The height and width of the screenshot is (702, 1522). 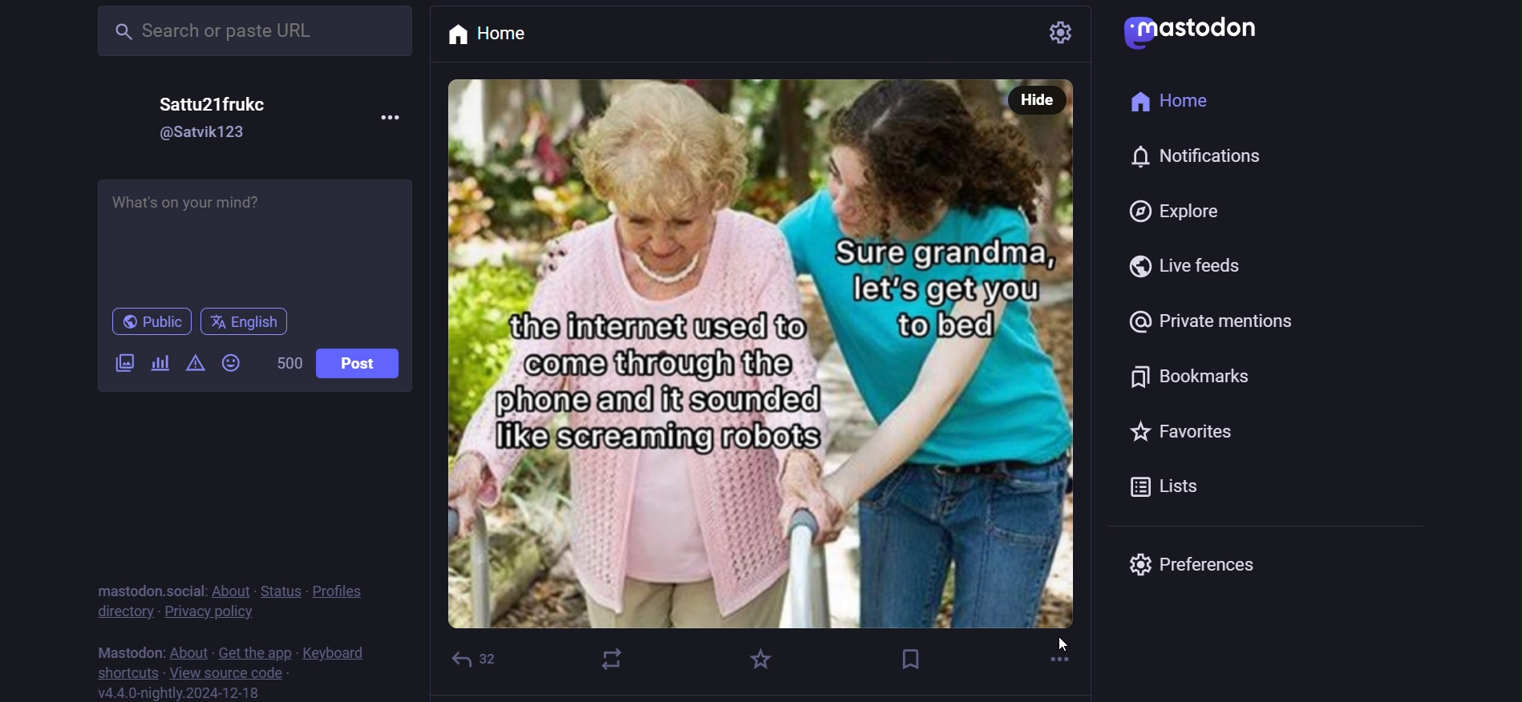 What do you see at coordinates (1202, 324) in the screenshot?
I see `private mention` at bounding box center [1202, 324].